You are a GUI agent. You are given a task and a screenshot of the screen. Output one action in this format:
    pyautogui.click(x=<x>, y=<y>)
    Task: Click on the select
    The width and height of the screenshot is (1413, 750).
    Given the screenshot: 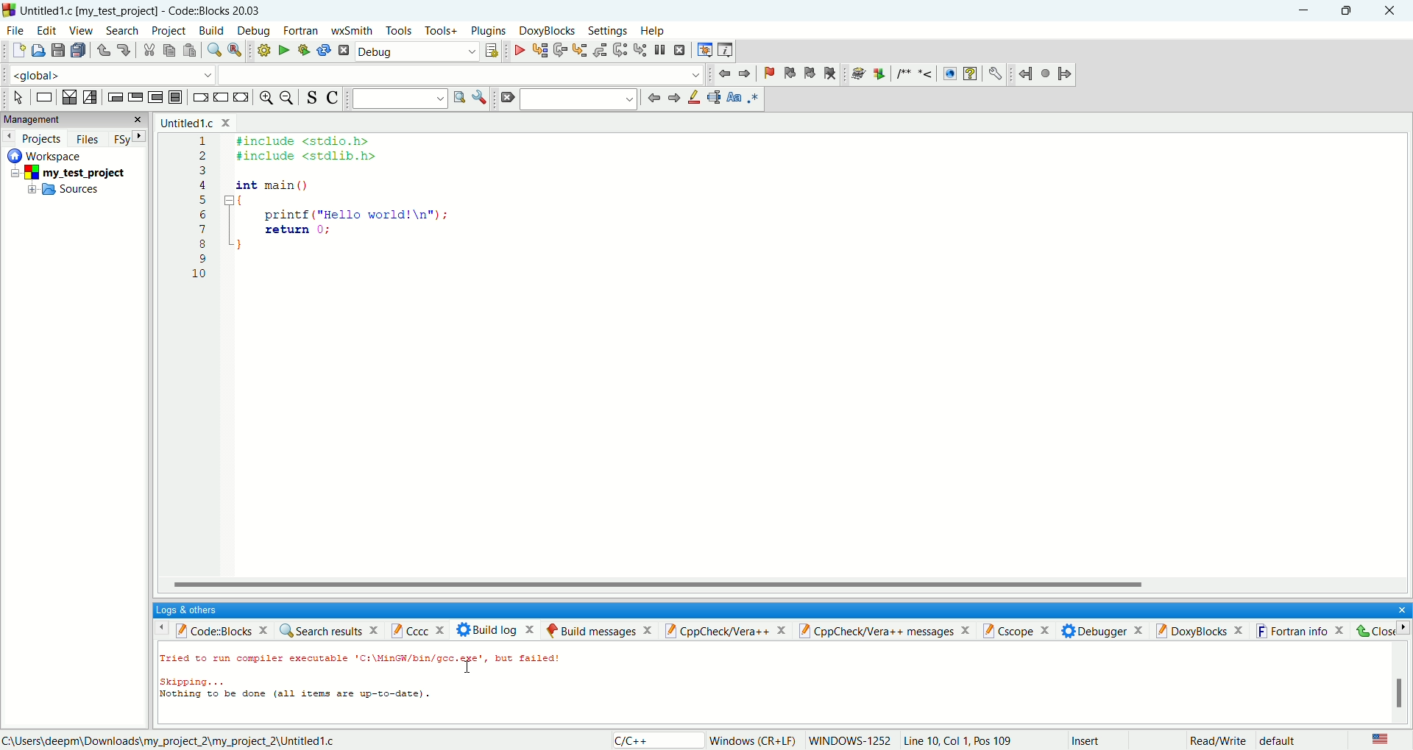 What is the action you would take?
    pyautogui.click(x=18, y=98)
    